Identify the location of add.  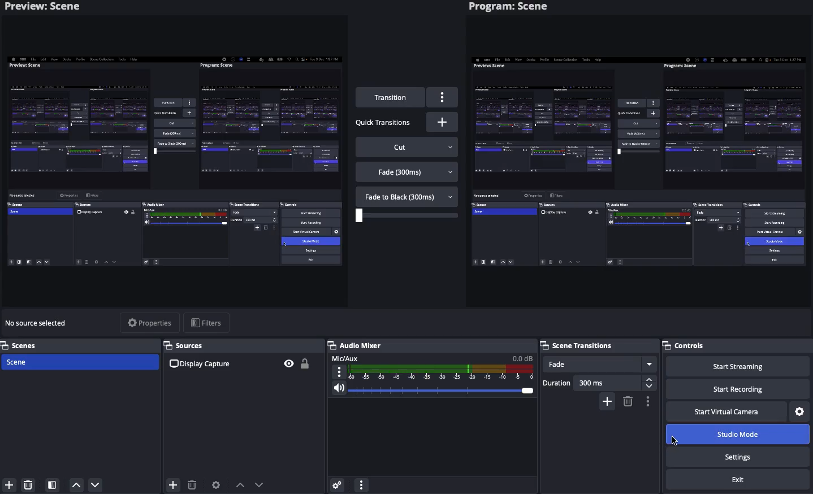
(173, 486).